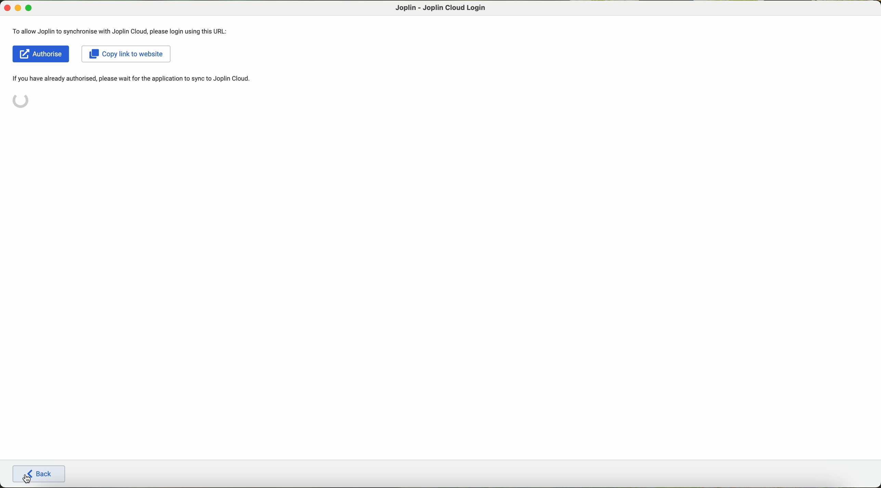  Describe the element at coordinates (29, 9) in the screenshot. I see `maximize Joplin` at that location.